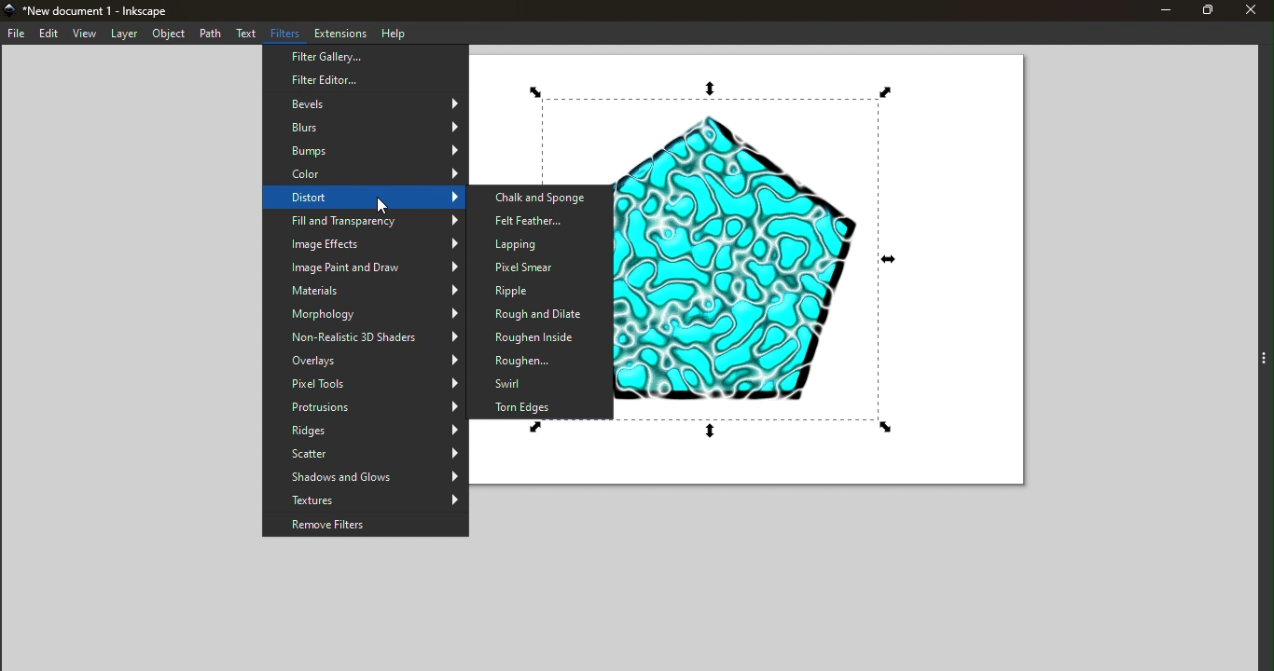 This screenshot has height=671, width=1274. Describe the element at coordinates (364, 173) in the screenshot. I see `Color` at that location.